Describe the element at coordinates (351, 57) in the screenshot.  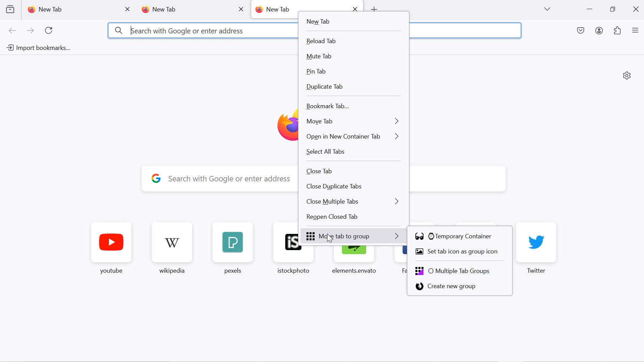
I see `mute tab` at that location.